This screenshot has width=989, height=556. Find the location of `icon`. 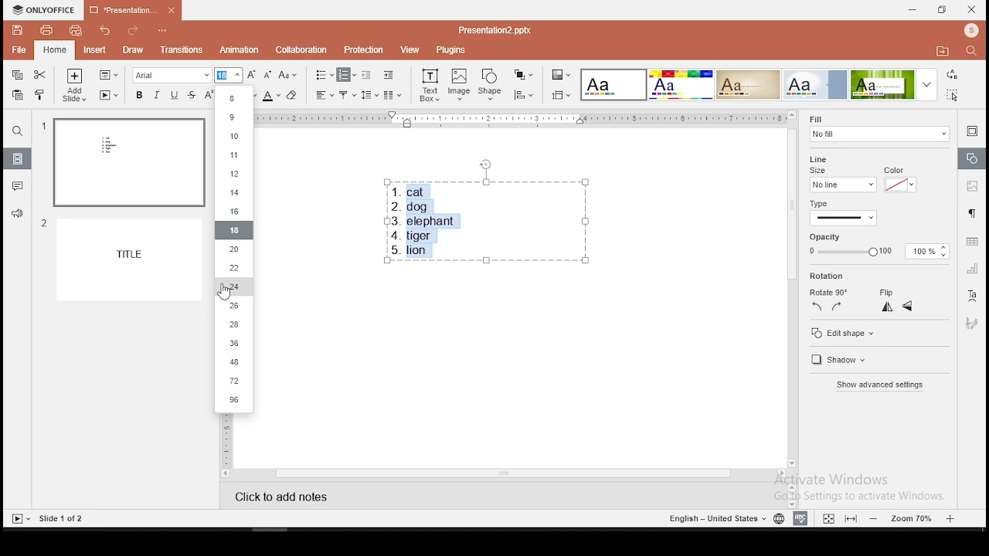

icon is located at coordinates (45, 10).